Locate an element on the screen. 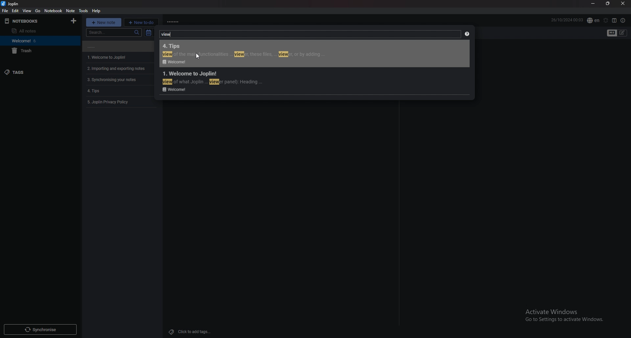 The width and height of the screenshot is (631, 338). note name is located at coordinates (182, 21).